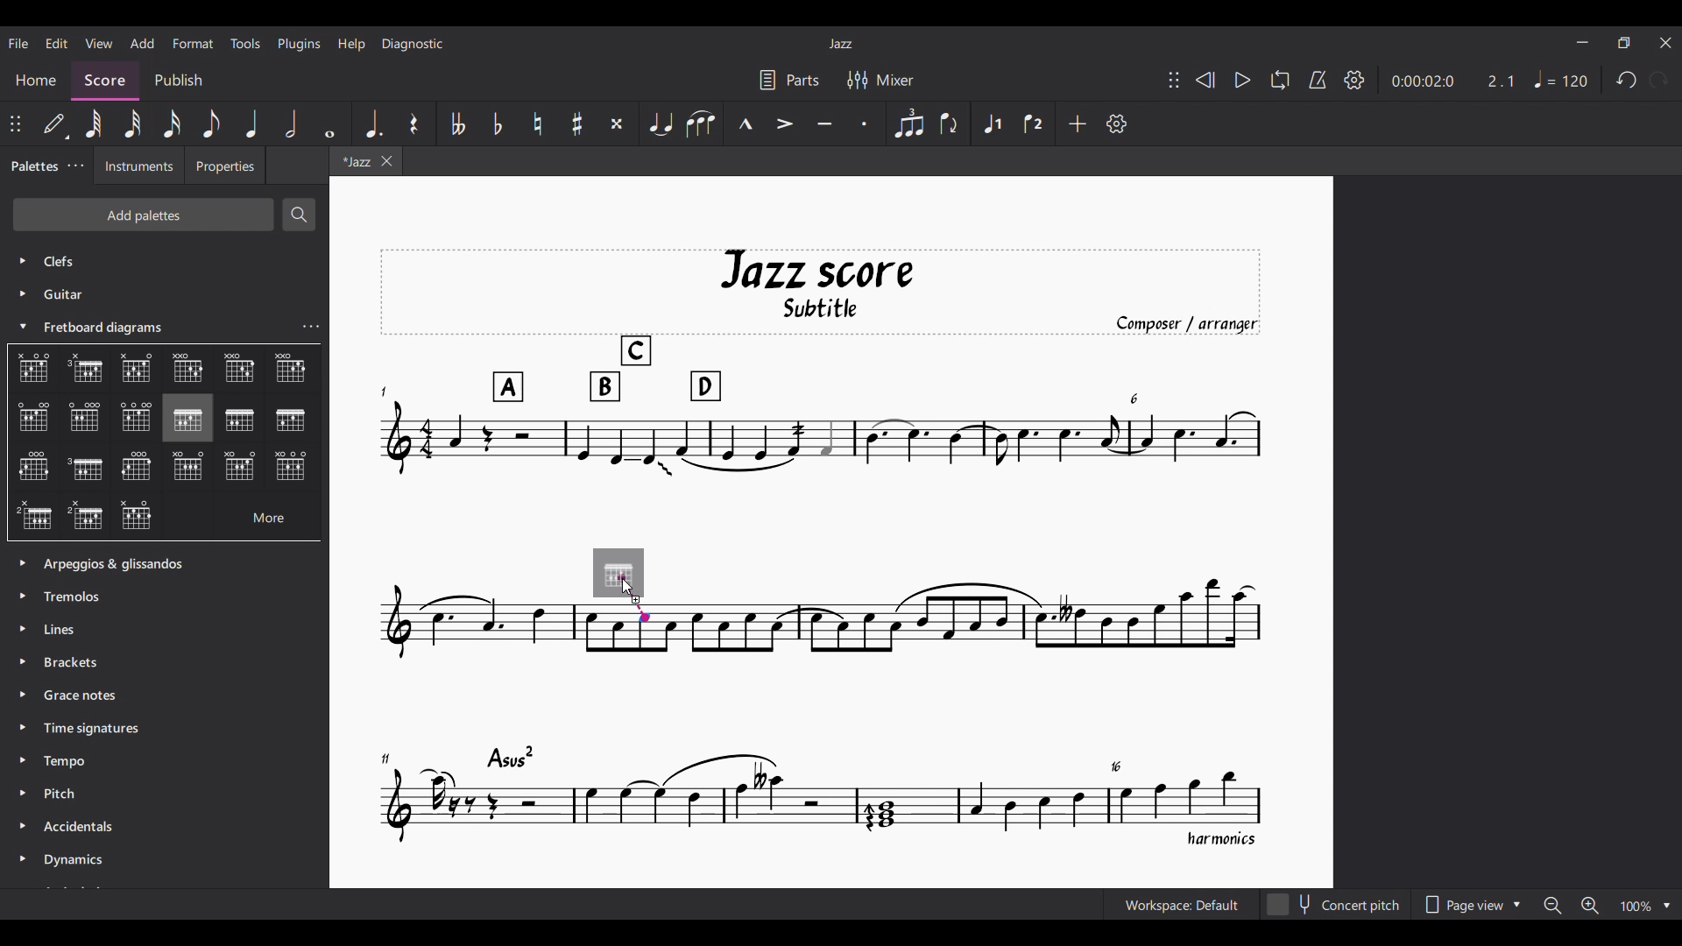 The height and width of the screenshot is (946, 1682). What do you see at coordinates (866, 124) in the screenshot?
I see `Staccato` at bounding box center [866, 124].